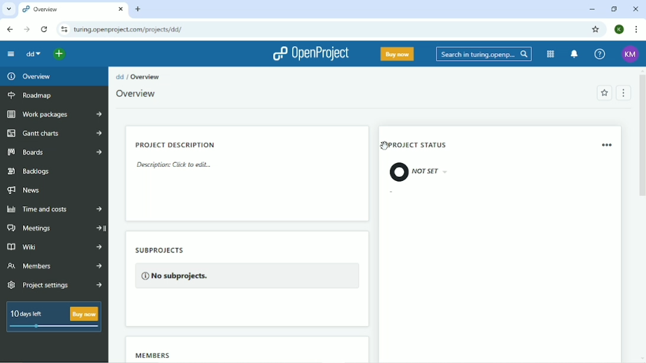 Image resolution: width=646 pixels, height=363 pixels. Describe the element at coordinates (593, 9) in the screenshot. I see `Minimize` at that location.